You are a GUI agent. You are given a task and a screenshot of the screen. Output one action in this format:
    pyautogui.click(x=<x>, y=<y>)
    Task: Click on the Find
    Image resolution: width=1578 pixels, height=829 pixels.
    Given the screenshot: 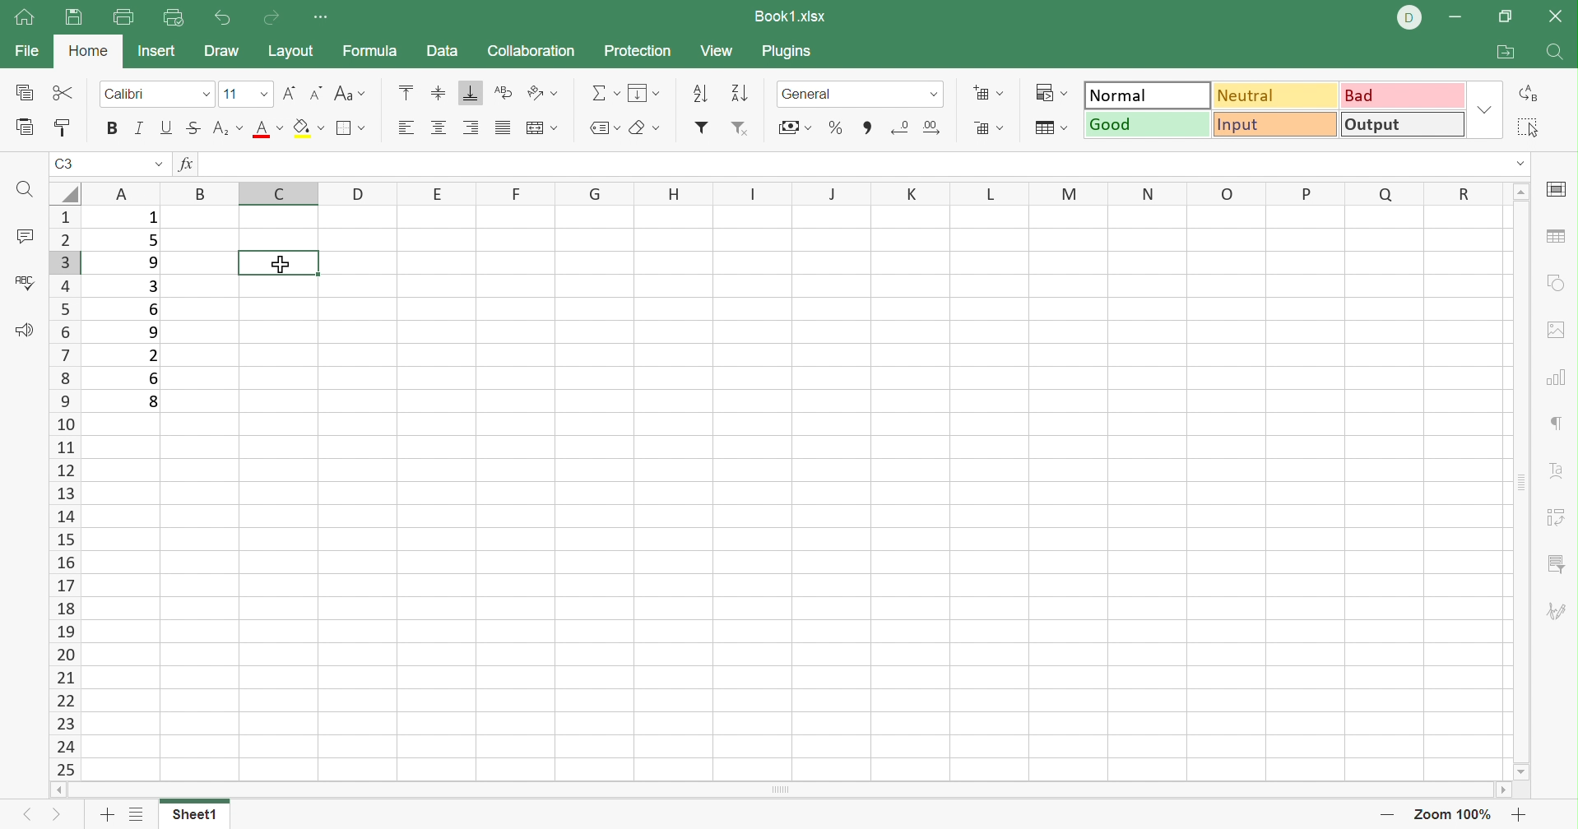 What is the action you would take?
    pyautogui.click(x=28, y=192)
    